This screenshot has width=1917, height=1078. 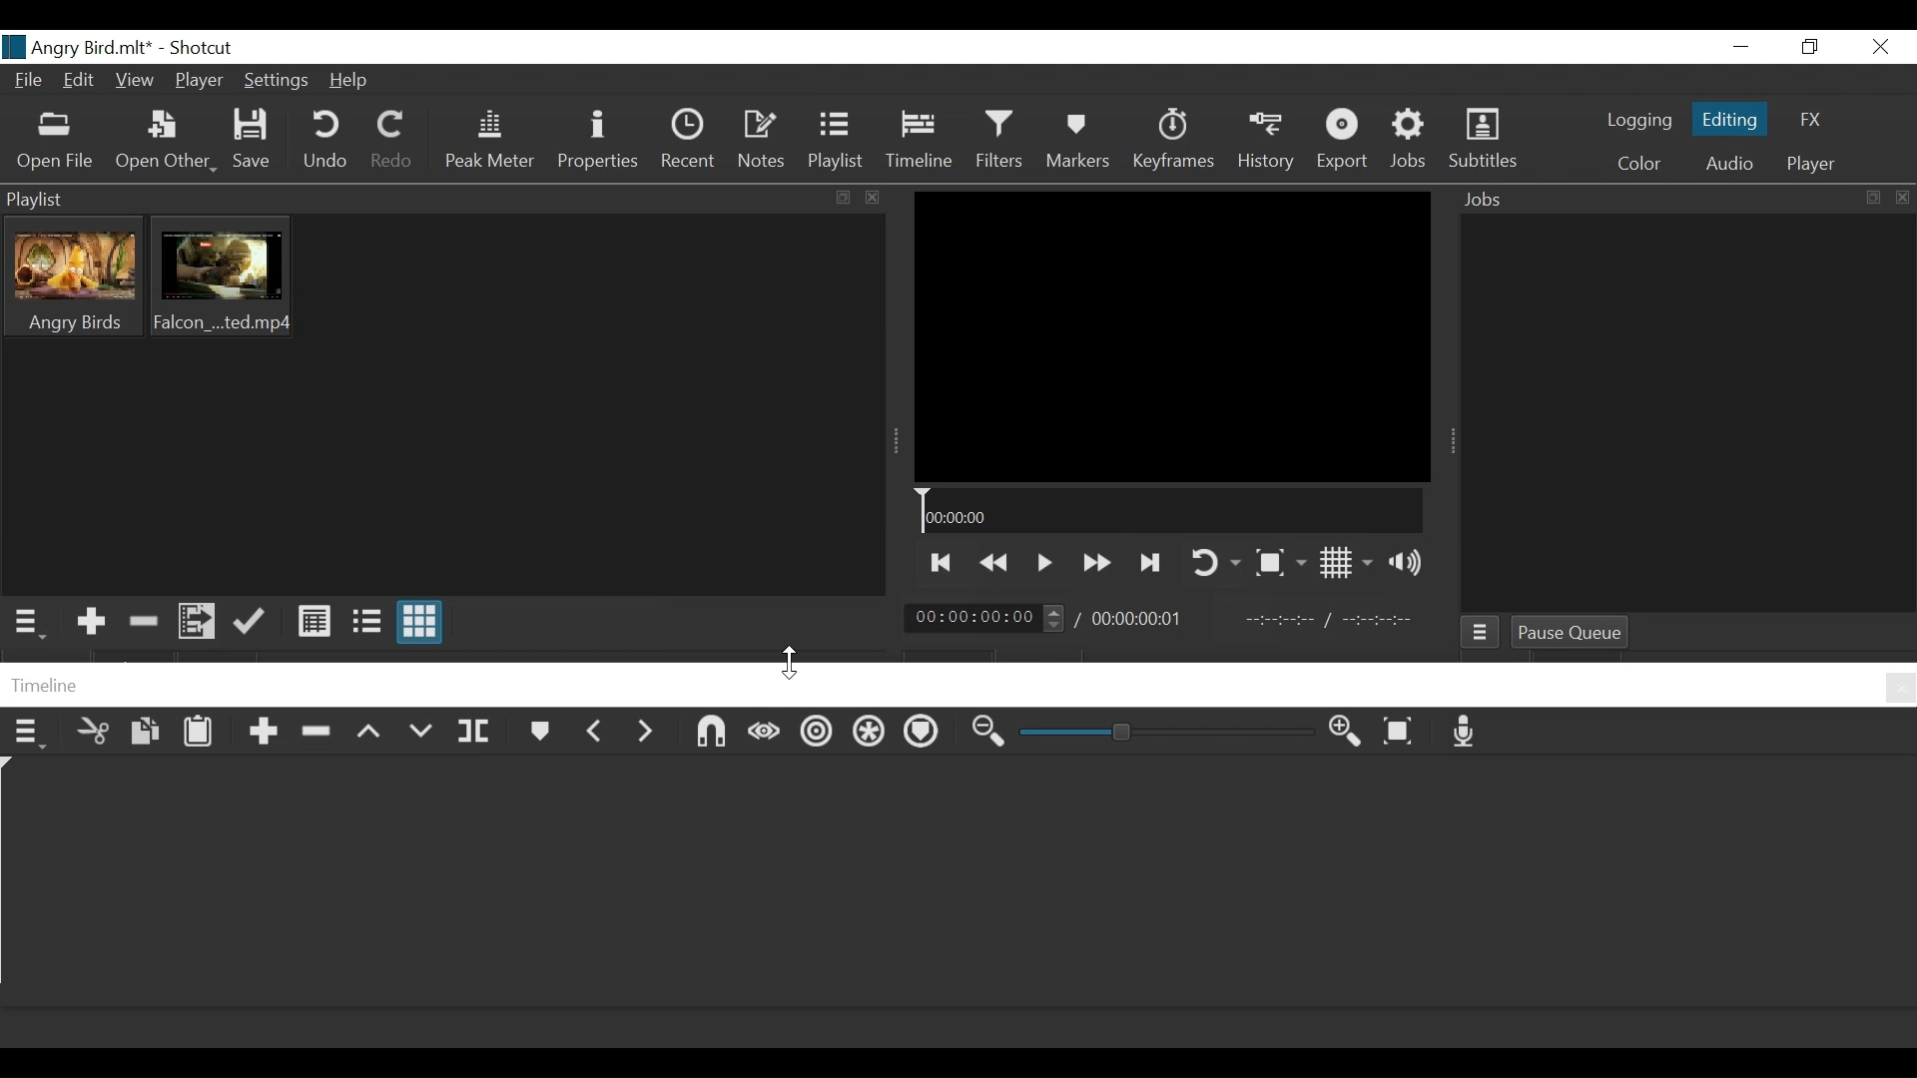 I want to click on Jobs , so click(x=1479, y=632).